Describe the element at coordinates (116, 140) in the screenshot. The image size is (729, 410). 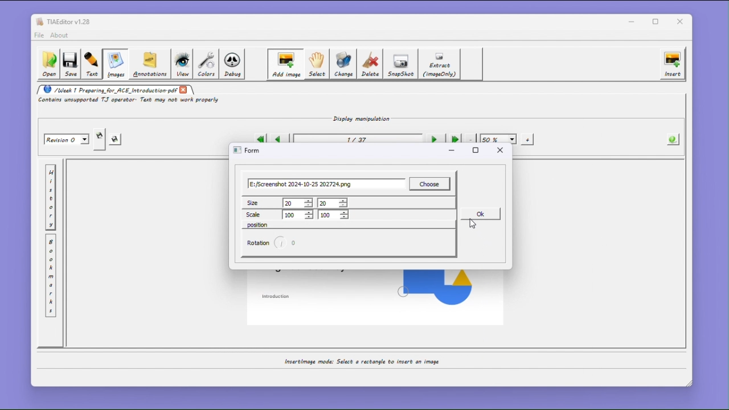
I see `save` at that location.